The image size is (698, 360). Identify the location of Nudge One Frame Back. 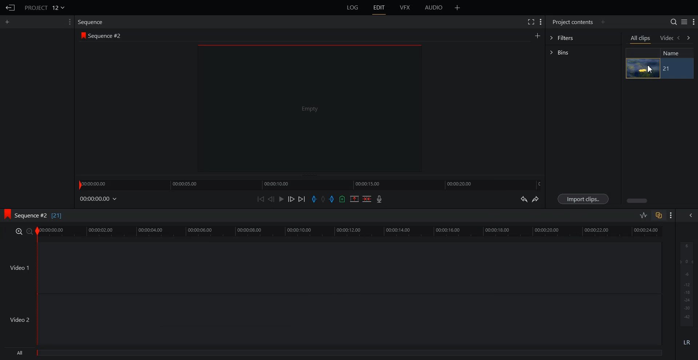
(272, 199).